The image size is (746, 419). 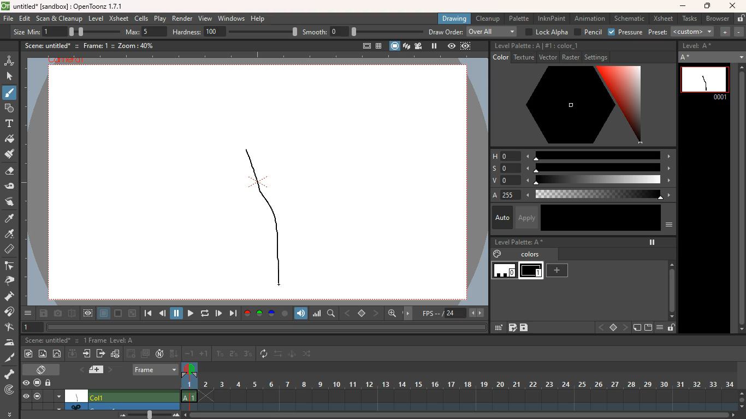 I want to click on forms, so click(x=9, y=109).